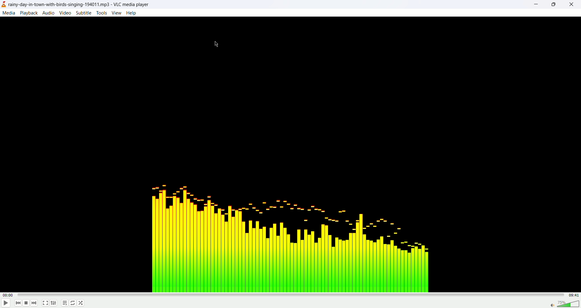 This screenshot has width=581, height=308. Describe the element at coordinates (27, 304) in the screenshot. I see `stop` at that location.